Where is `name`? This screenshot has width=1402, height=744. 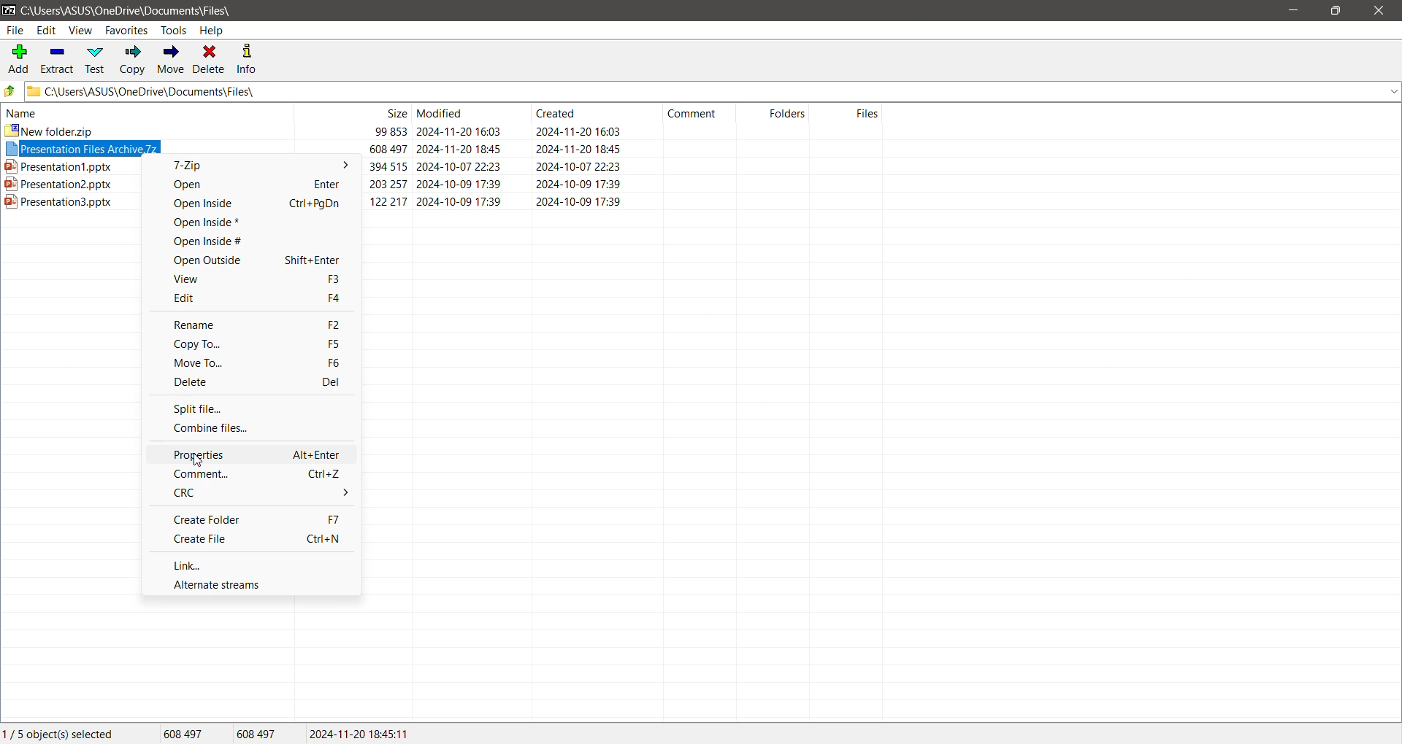 name is located at coordinates (145, 112).